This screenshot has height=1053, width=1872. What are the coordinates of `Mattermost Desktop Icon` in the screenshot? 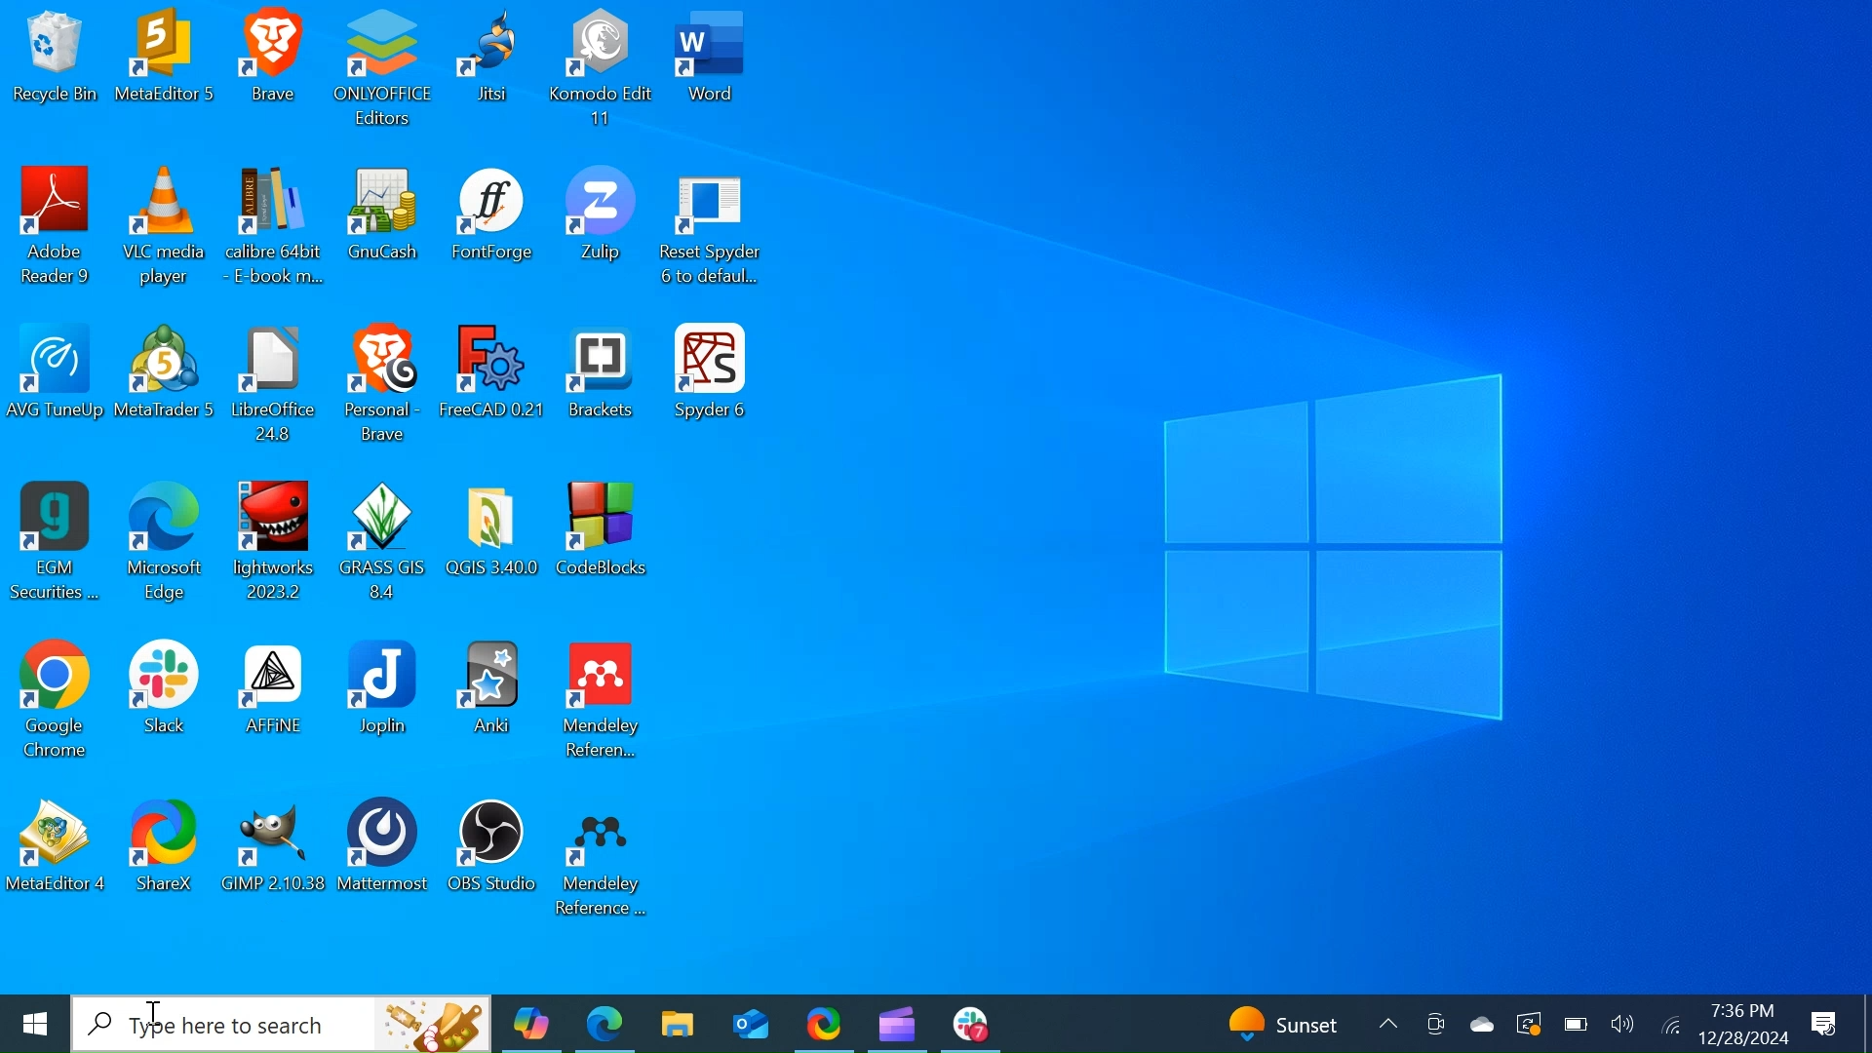 It's located at (387, 861).